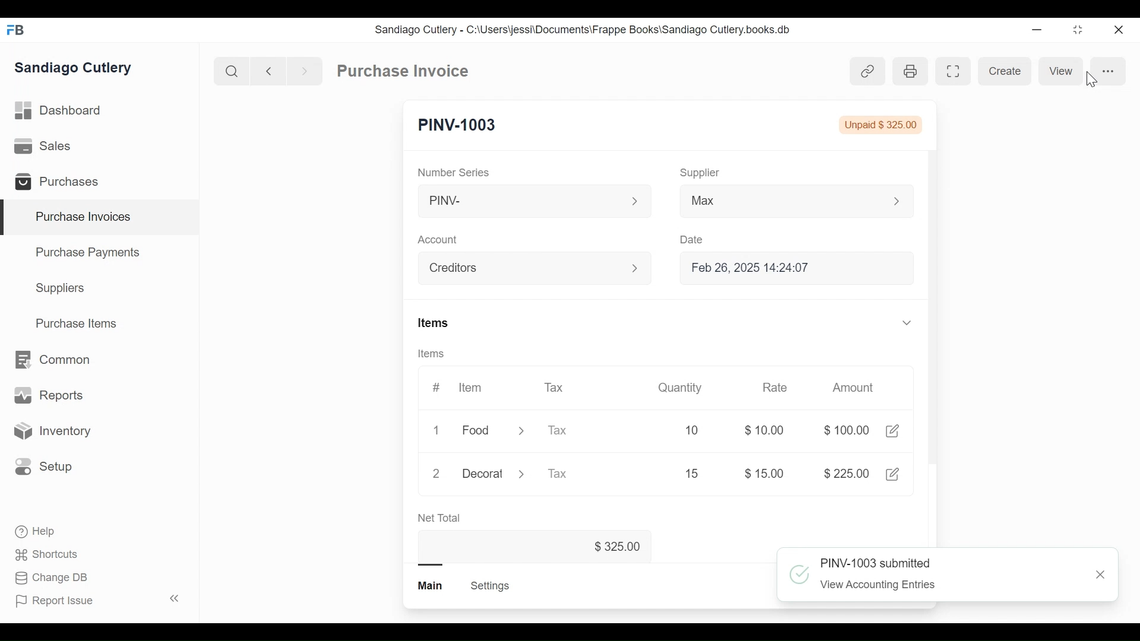  What do you see at coordinates (232, 71) in the screenshot?
I see `Search` at bounding box center [232, 71].